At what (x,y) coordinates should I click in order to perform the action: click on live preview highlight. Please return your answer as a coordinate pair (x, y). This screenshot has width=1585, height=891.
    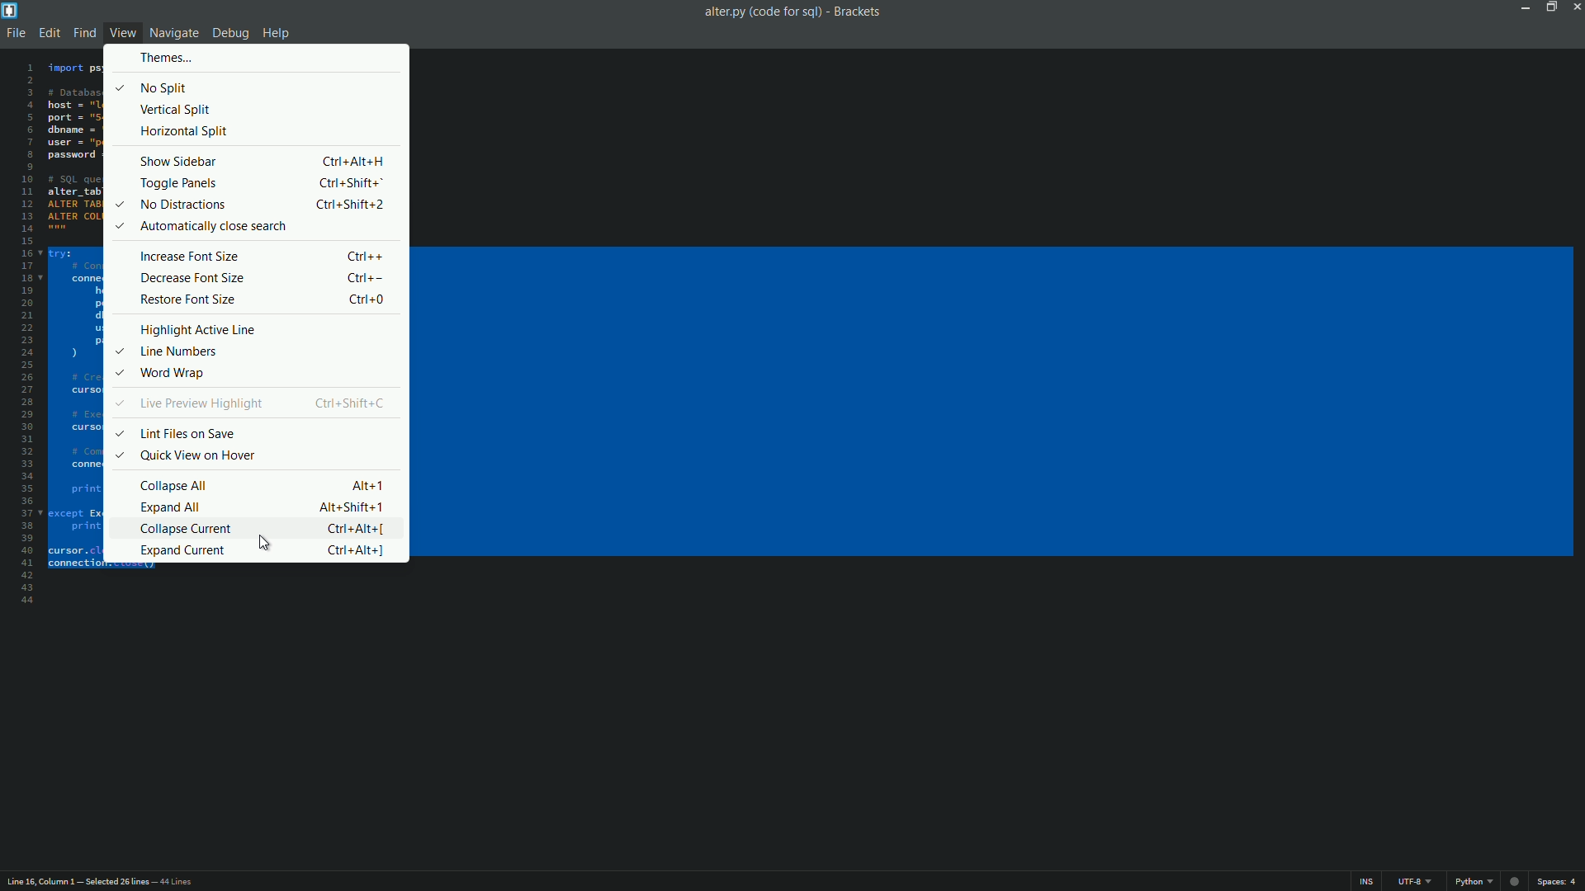
    Looking at the image, I should click on (201, 404).